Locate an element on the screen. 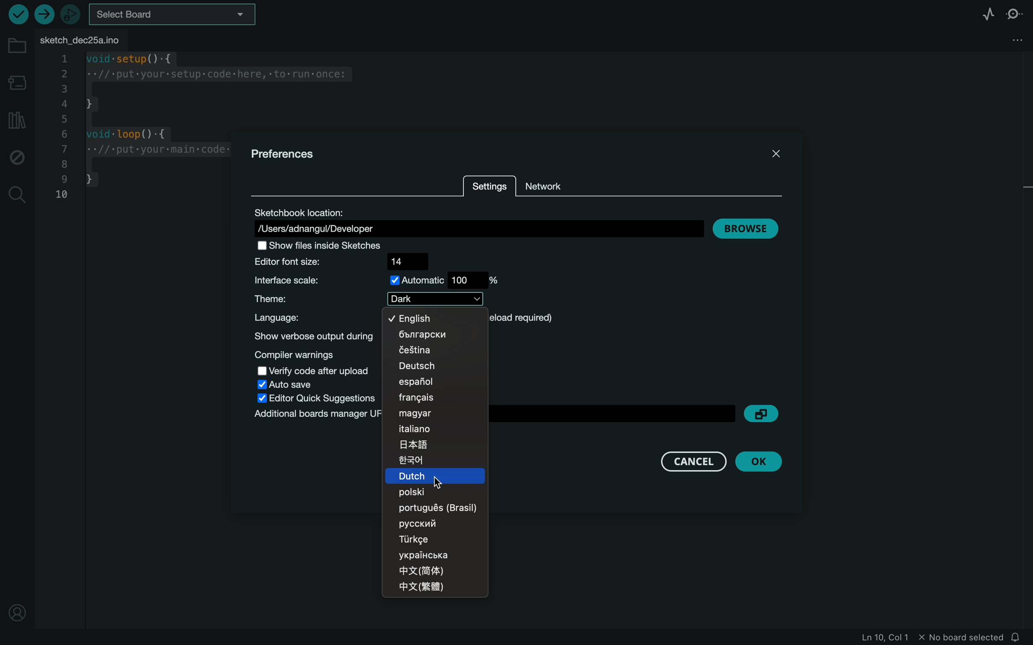  upload is located at coordinates (43, 15).